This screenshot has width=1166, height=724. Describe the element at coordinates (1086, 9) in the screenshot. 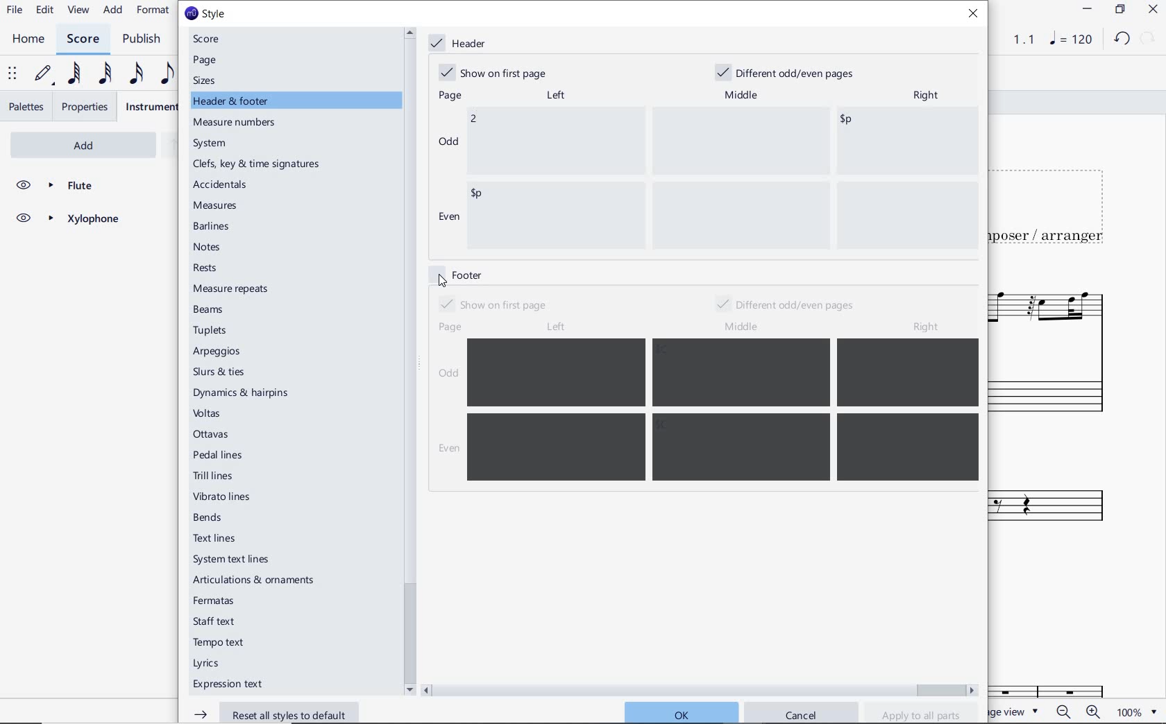

I see `MINIMIZE` at that location.